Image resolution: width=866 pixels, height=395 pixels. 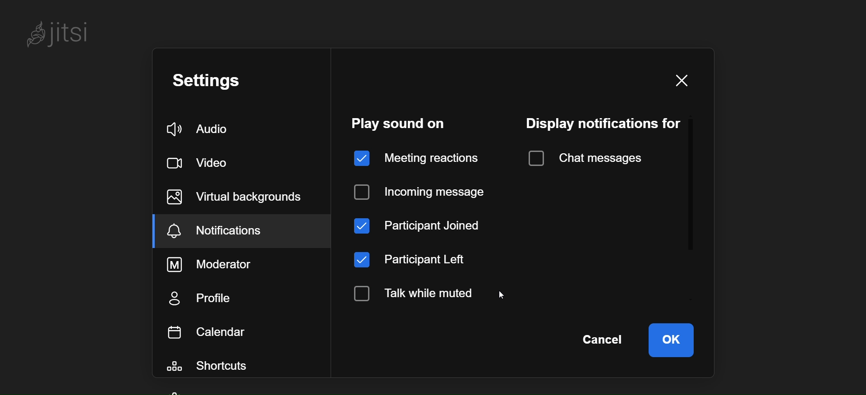 What do you see at coordinates (209, 330) in the screenshot?
I see `calendar` at bounding box center [209, 330].